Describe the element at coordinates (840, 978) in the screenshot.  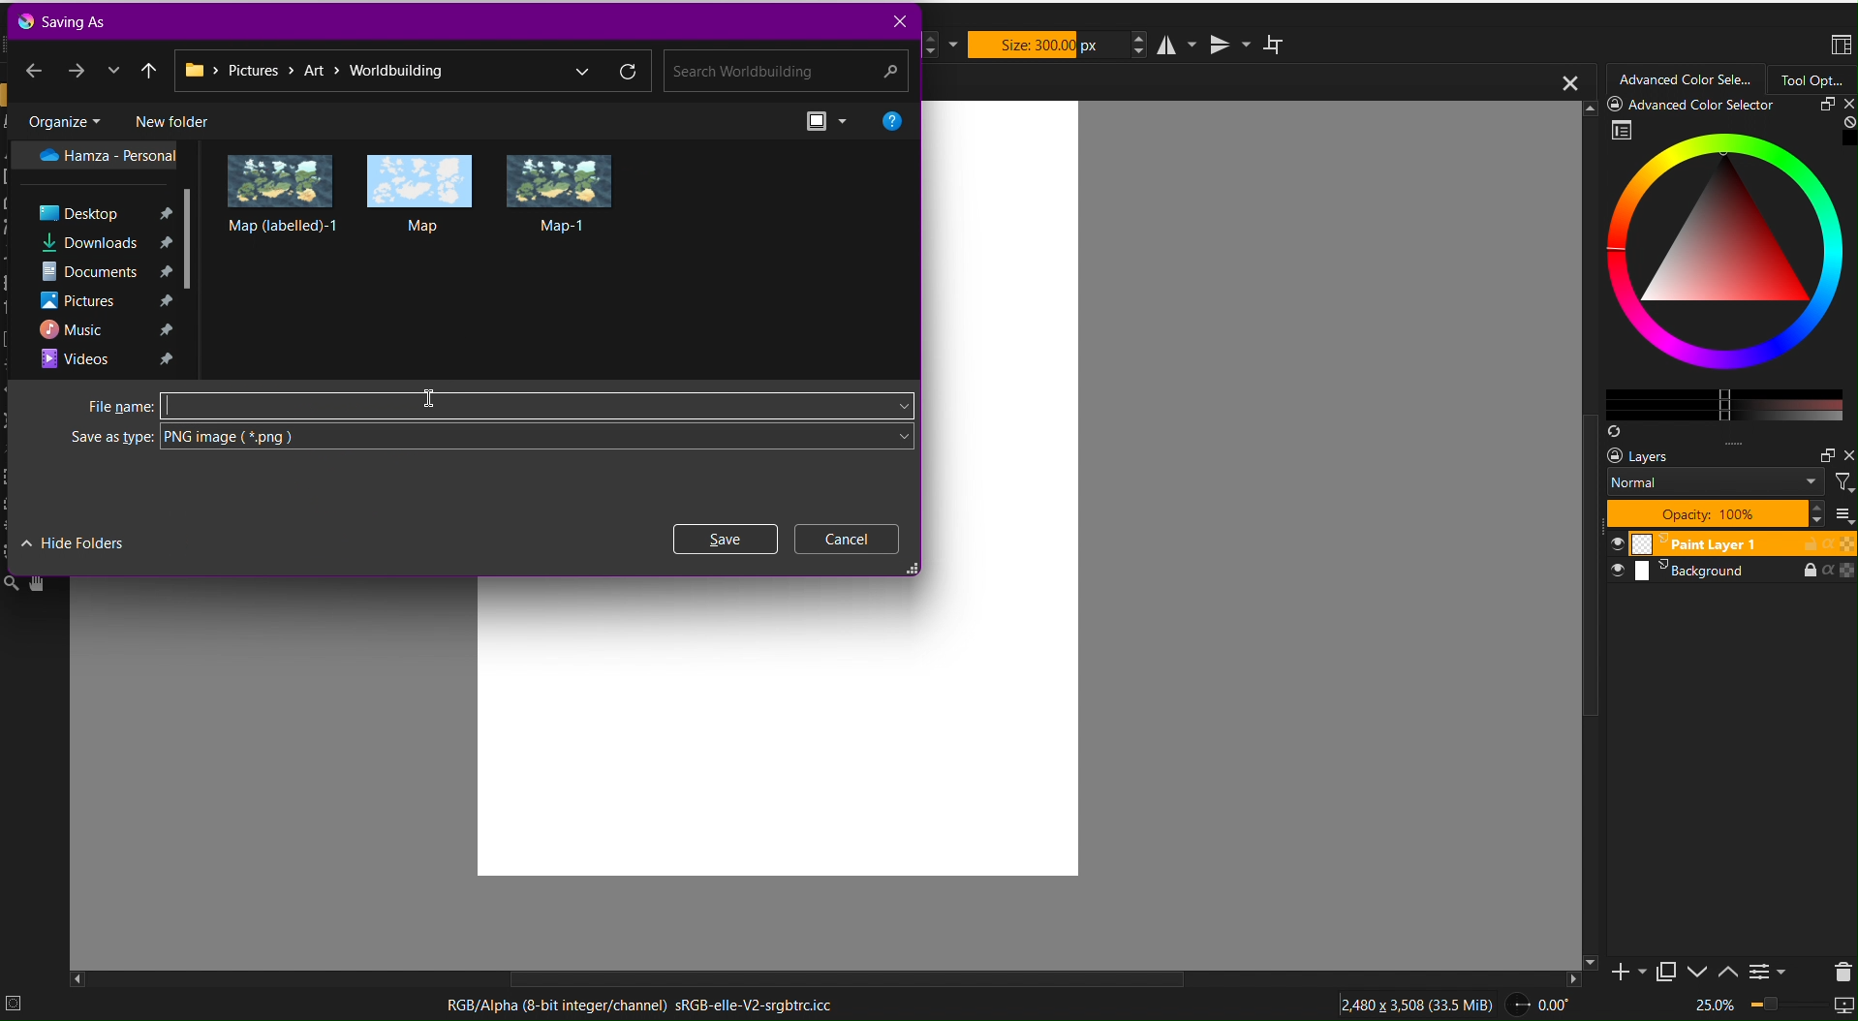
I see `scroll` at that location.